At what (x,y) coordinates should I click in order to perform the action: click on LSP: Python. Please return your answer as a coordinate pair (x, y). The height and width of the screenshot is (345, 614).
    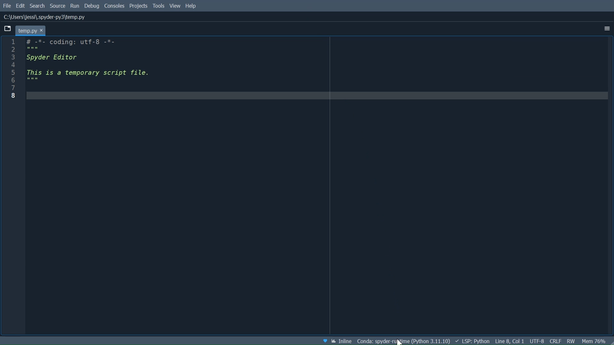
    Looking at the image, I should click on (473, 341).